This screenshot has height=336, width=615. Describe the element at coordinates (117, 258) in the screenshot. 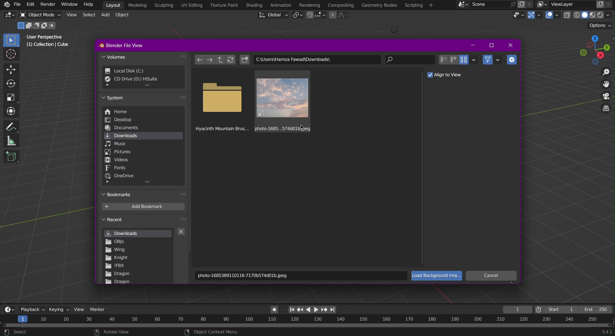

I see `Knight` at that location.